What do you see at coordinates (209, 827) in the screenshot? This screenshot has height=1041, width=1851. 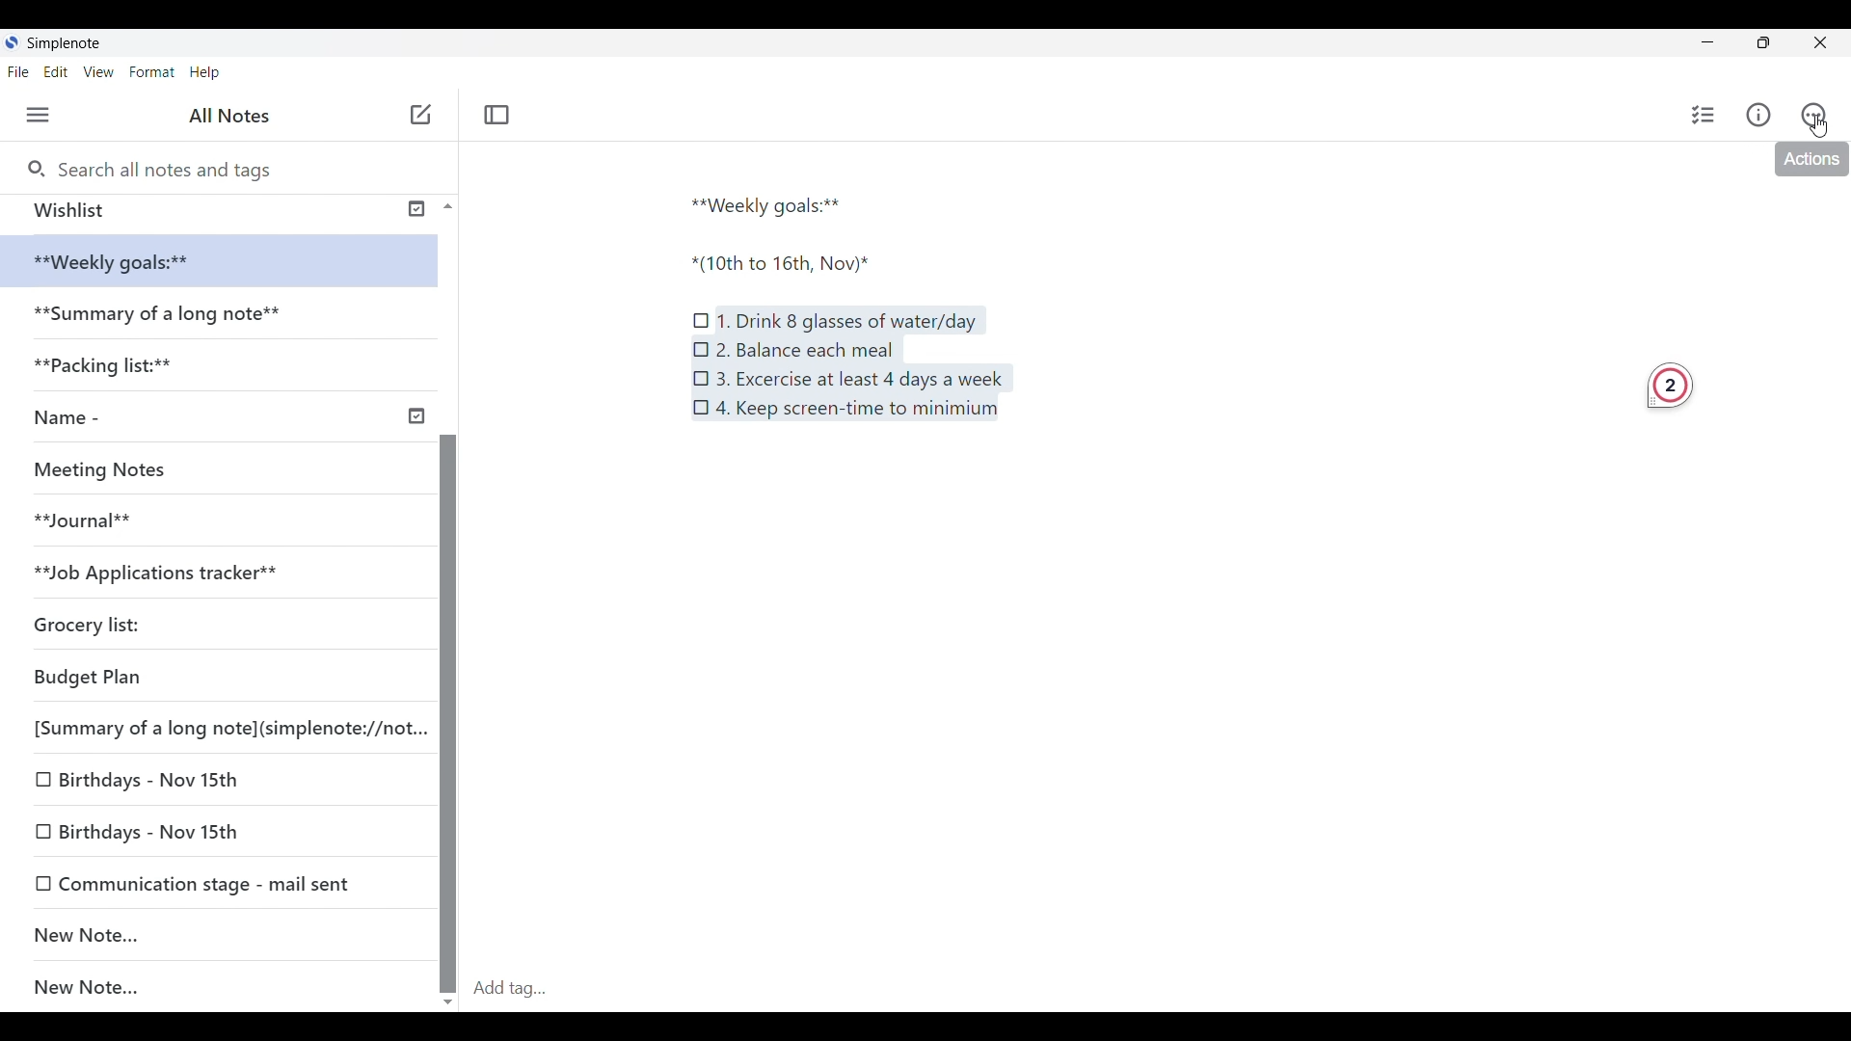 I see `Birthdays - Nov 15th` at bounding box center [209, 827].